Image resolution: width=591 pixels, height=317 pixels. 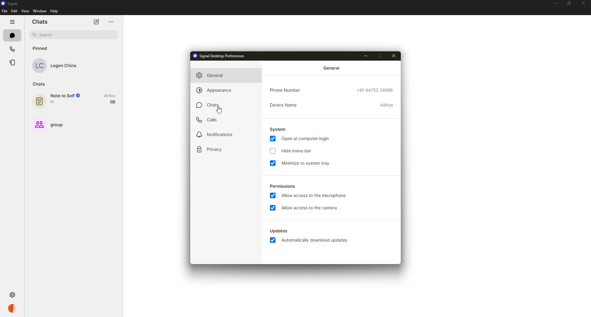 What do you see at coordinates (207, 120) in the screenshot?
I see `calls` at bounding box center [207, 120].